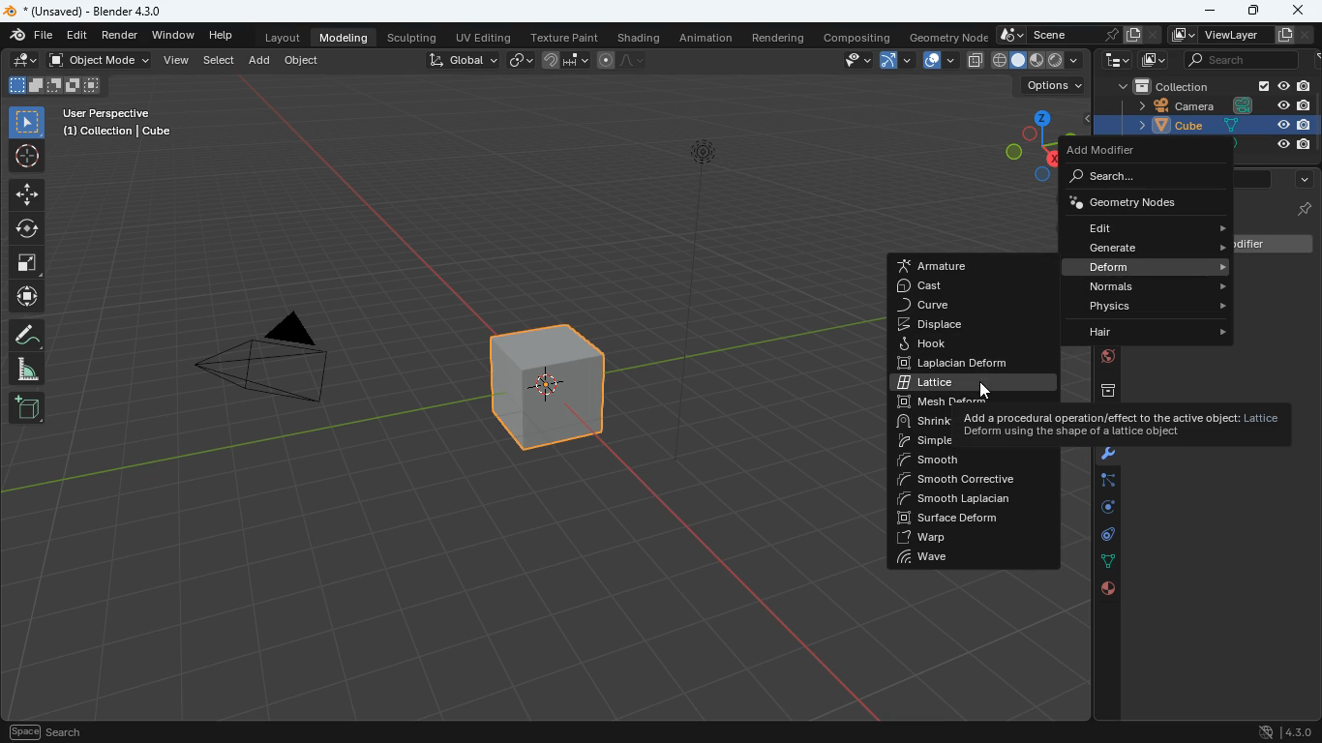 This screenshot has height=743, width=1322. I want to click on camera, so click(1215, 108).